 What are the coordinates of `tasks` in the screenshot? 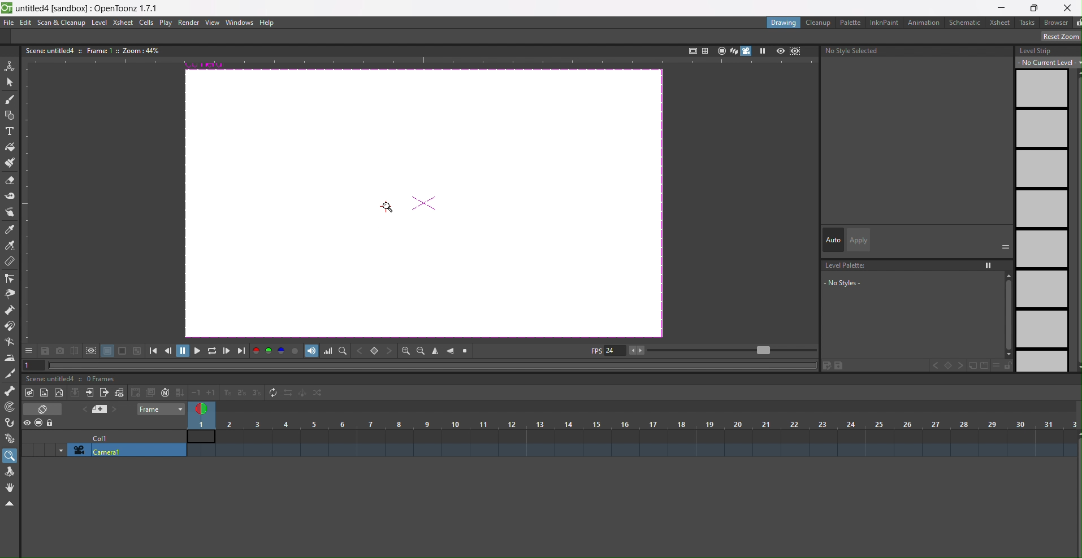 It's located at (1028, 23).